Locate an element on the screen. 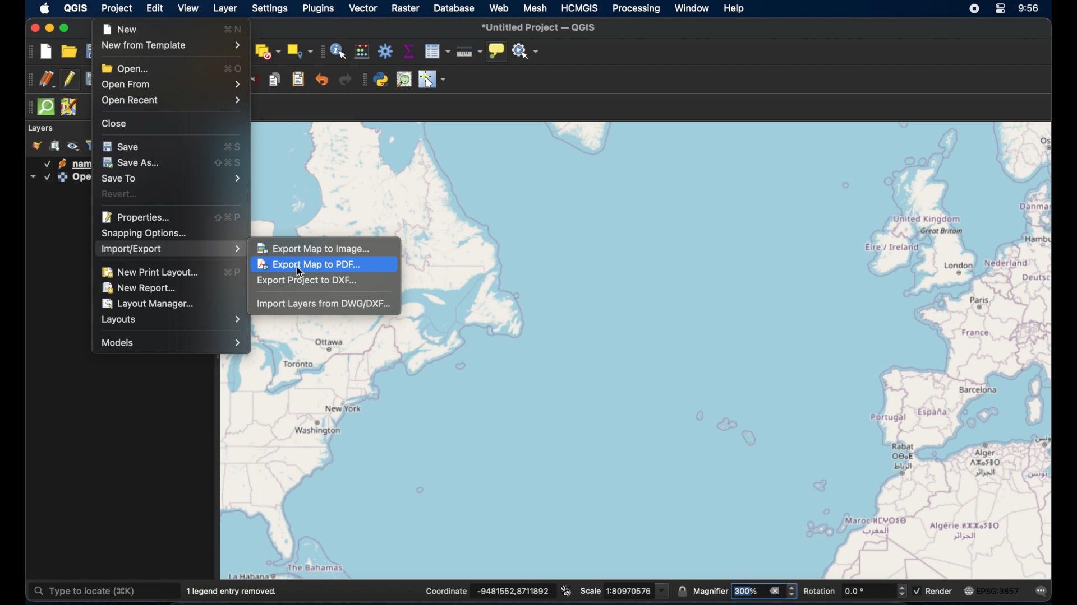 The image size is (1077, 605). new shortcut is located at coordinates (233, 29).